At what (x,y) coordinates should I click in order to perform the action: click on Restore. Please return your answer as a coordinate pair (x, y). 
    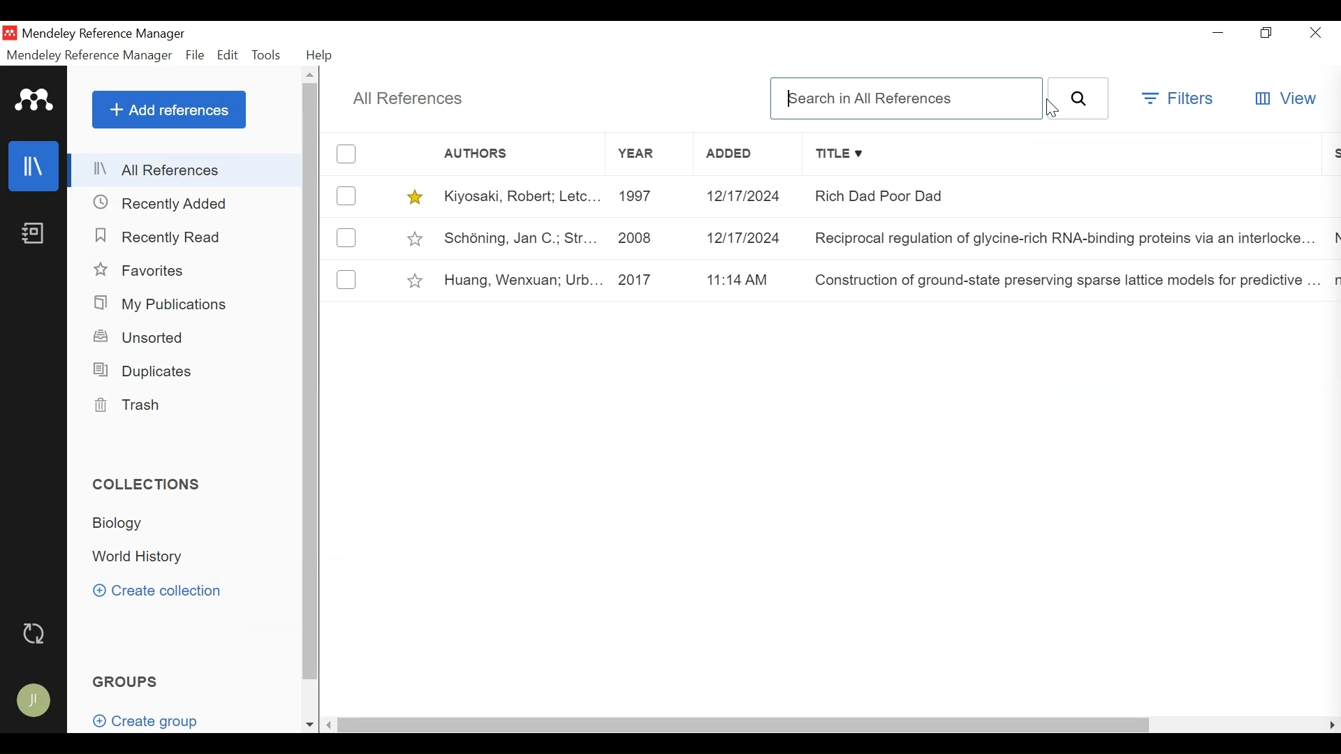
    Looking at the image, I should click on (1266, 33).